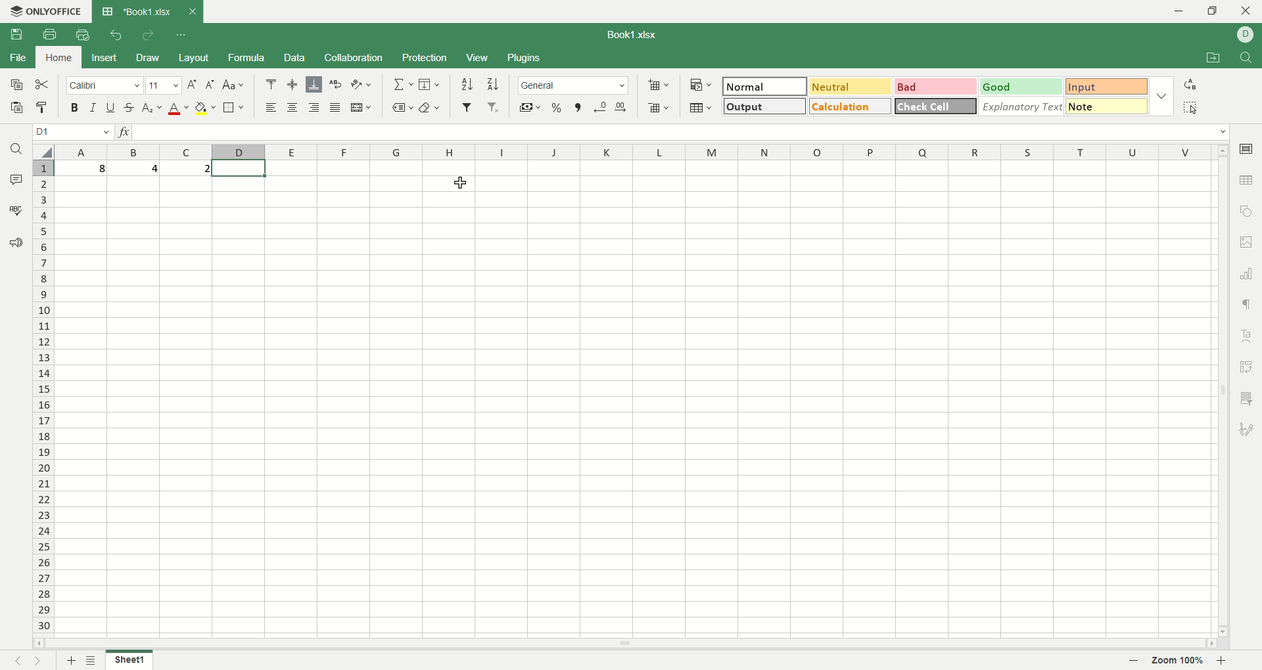 Image resolution: width=1262 pixels, height=670 pixels. I want to click on sort descending, so click(494, 84).